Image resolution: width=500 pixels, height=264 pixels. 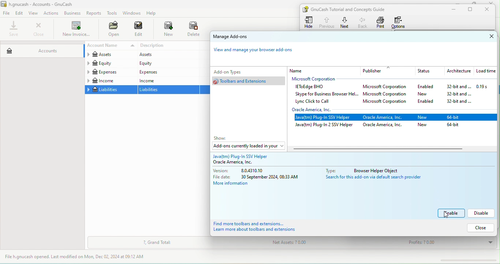 I want to click on h. gnucash-accounts-gnu cash, so click(x=46, y=4).